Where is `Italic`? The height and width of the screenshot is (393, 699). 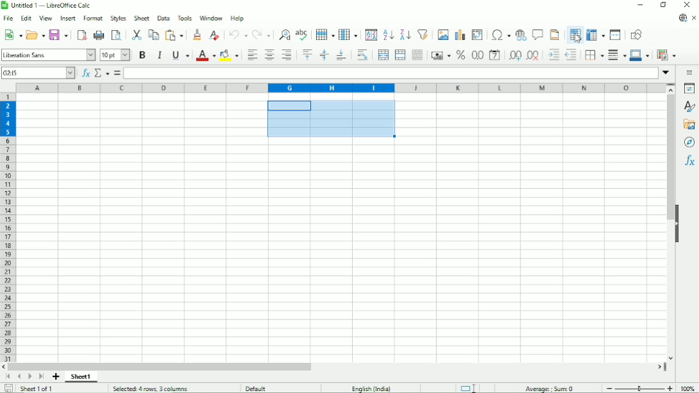
Italic is located at coordinates (159, 55).